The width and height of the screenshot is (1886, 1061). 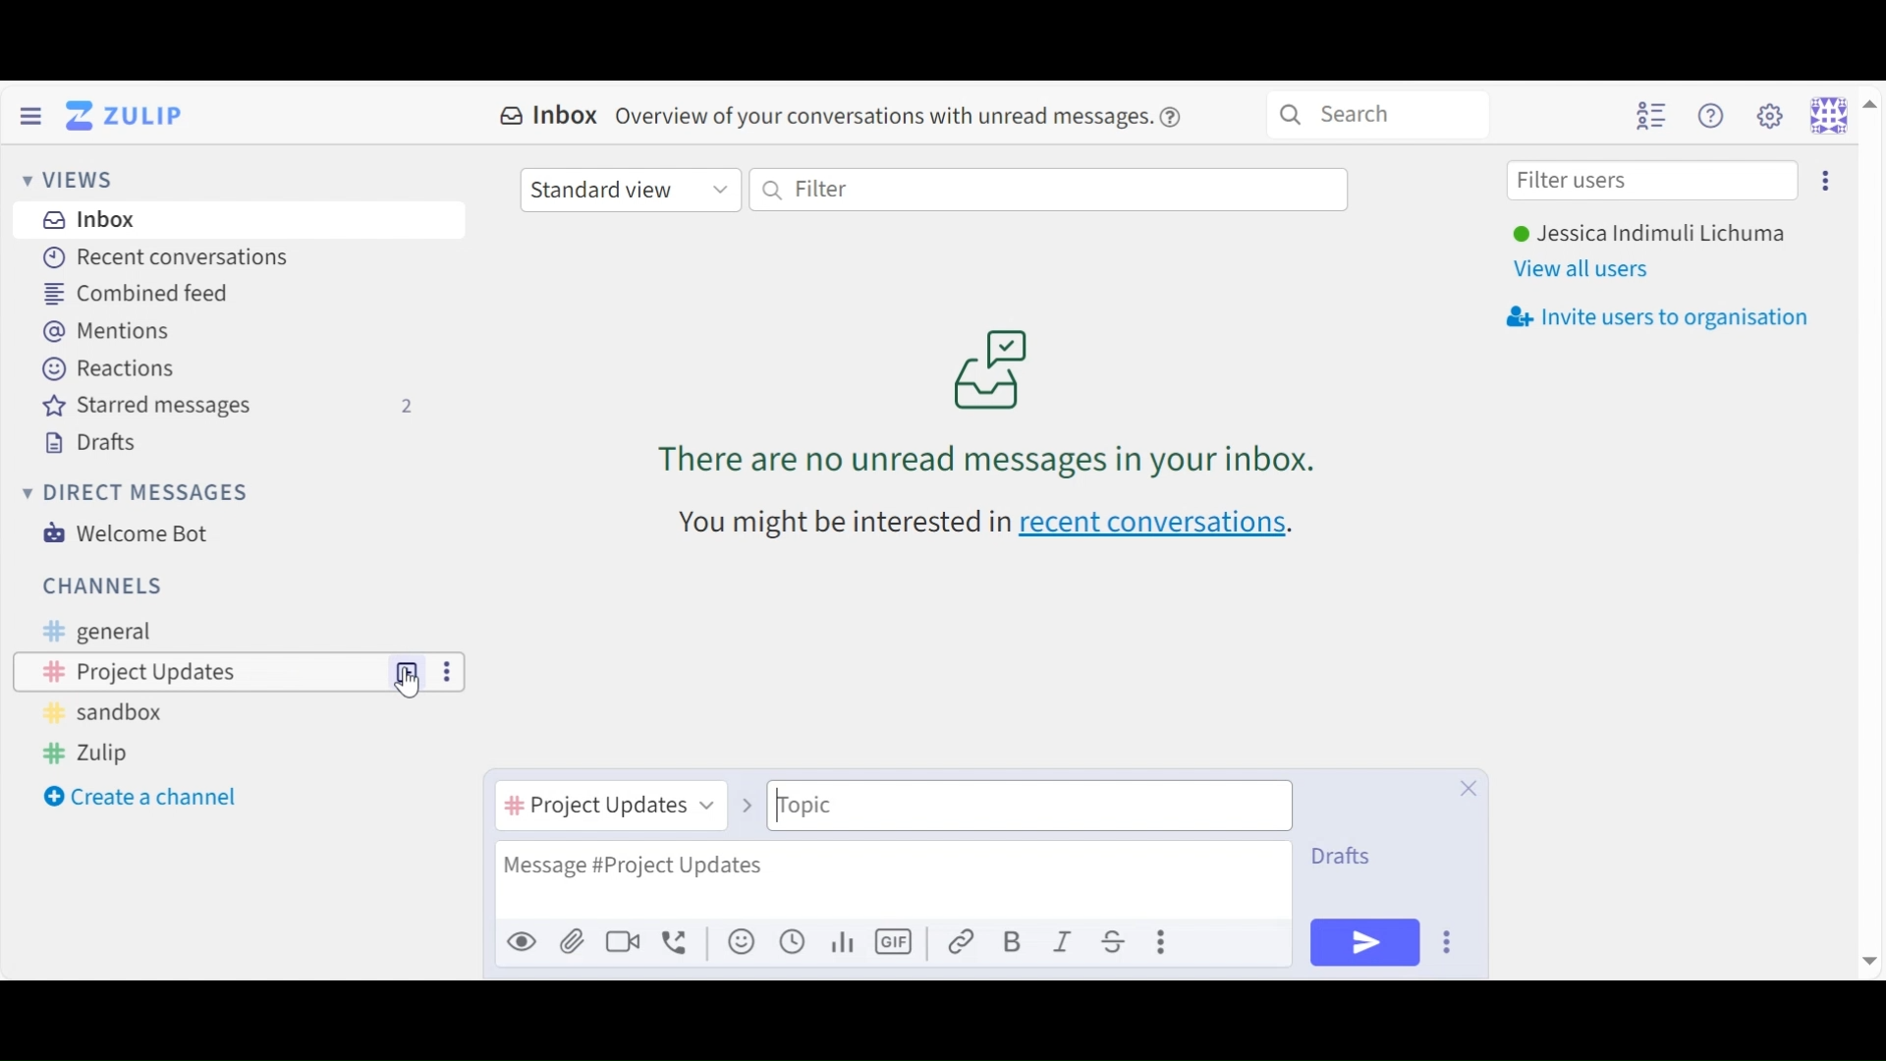 What do you see at coordinates (30, 114) in the screenshot?
I see `Hide Sidebar` at bounding box center [30, 114].